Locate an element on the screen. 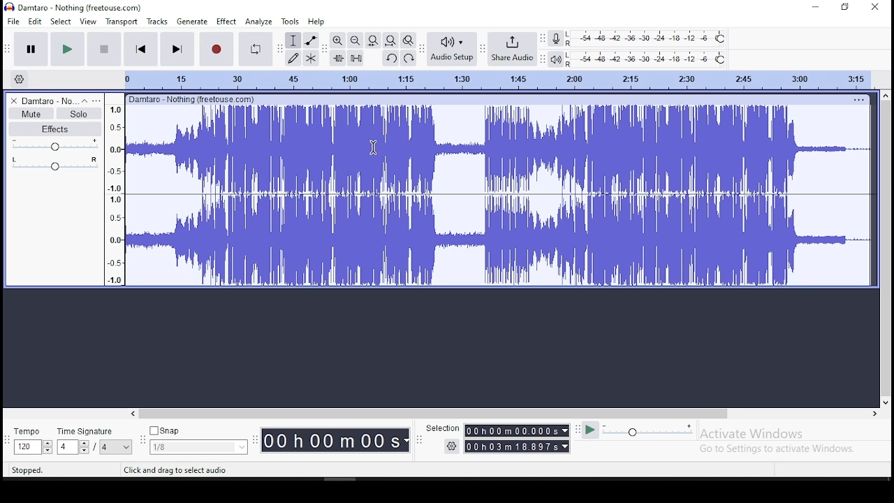 Image resolution: width=894 pixels, height=503 pixels. redo is located at coordinates (409, 58).